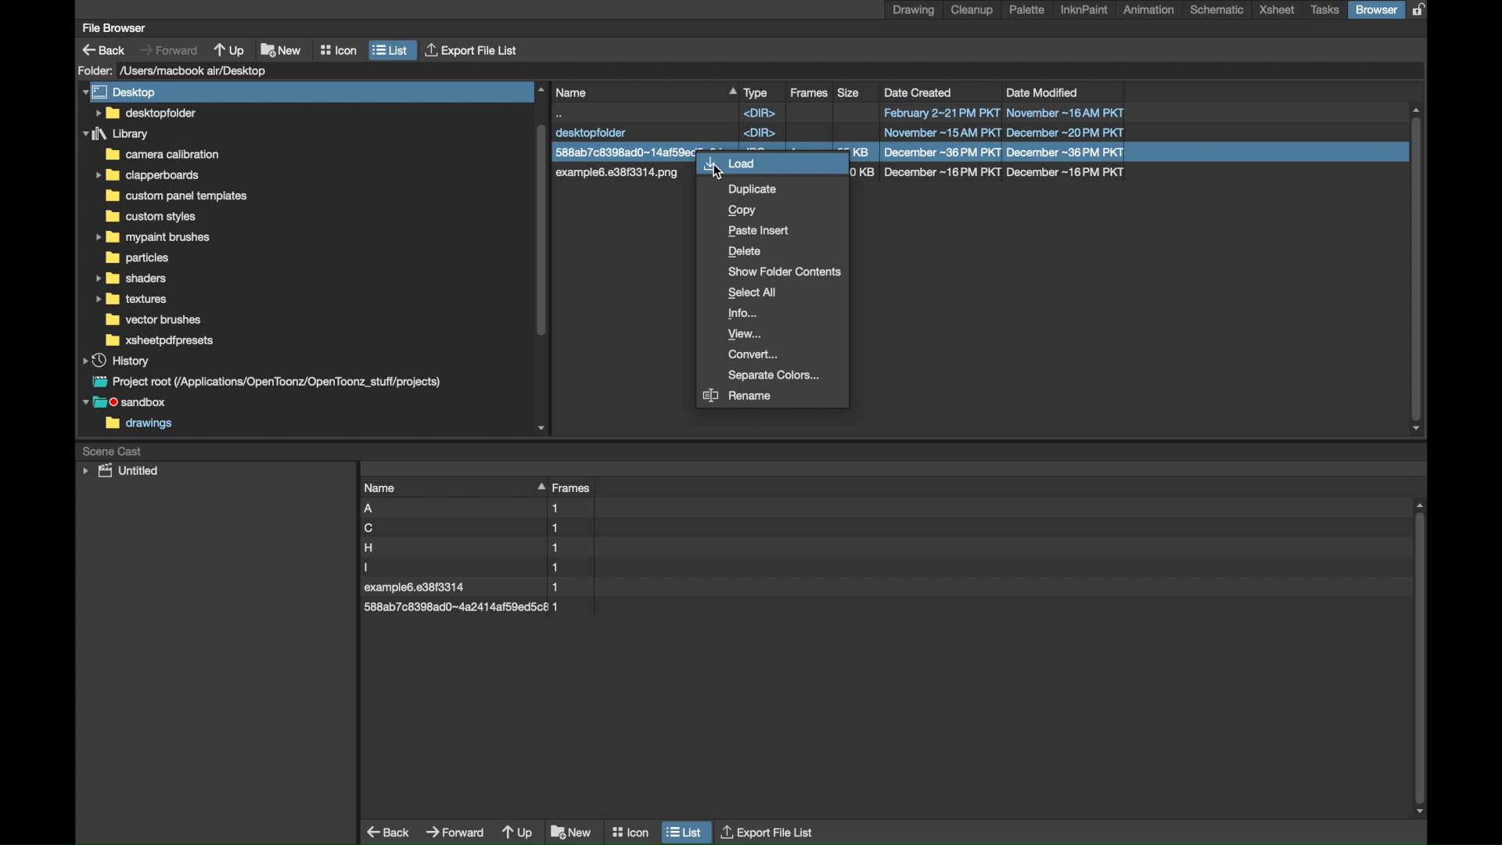  What do you see at coordinates (156, 320) in the screenshot?
I see `folder` at bounding box center [156, 320].